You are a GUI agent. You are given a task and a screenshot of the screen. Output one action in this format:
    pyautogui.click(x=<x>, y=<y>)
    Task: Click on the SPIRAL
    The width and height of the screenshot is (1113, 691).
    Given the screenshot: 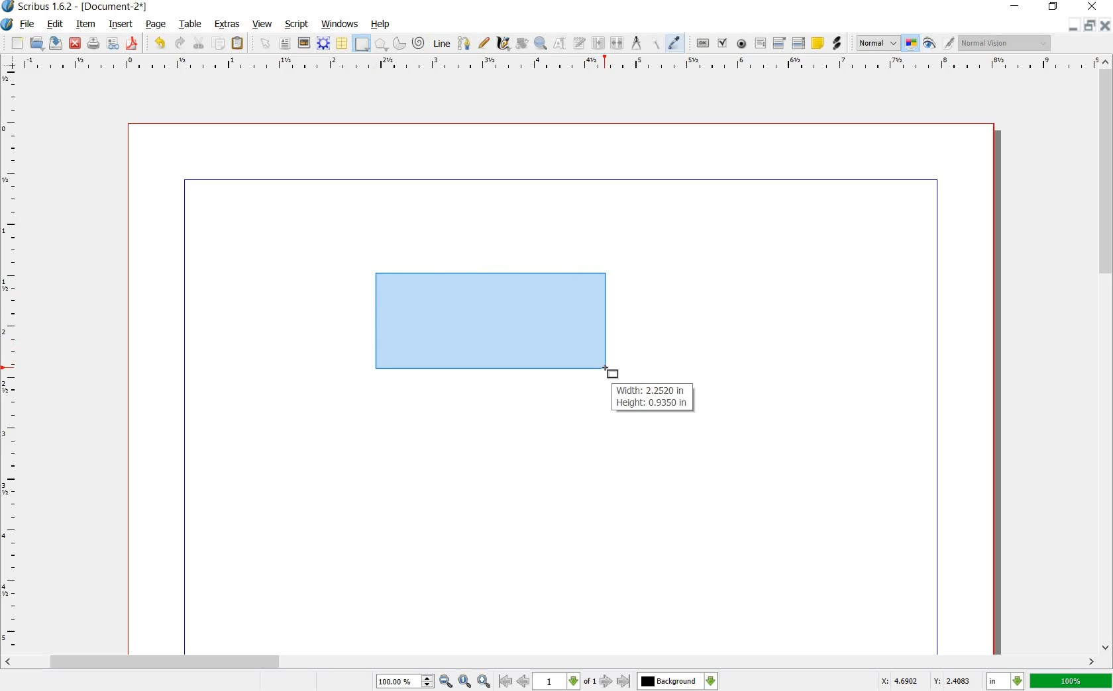 What is the action you would take?
    pyautogui.click(x=417, y=44)
    